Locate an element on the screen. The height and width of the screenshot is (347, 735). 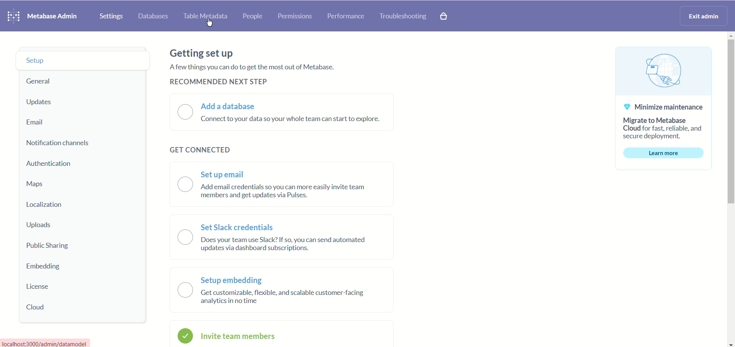
Uploads is located at coordinates (59, 225).